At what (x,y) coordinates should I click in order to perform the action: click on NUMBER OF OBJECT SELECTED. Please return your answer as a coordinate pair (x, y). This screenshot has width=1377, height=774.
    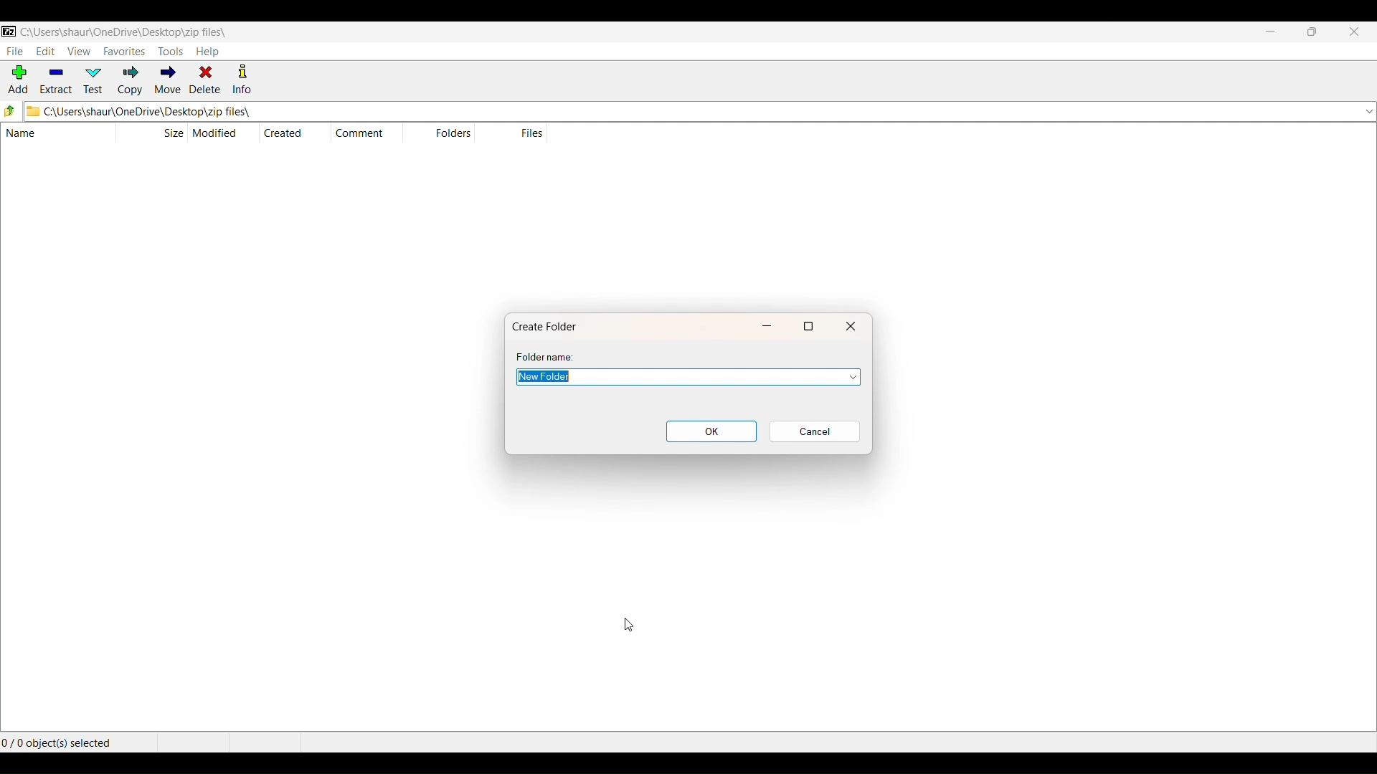
    Looking at the image, I should click on (75, 740).